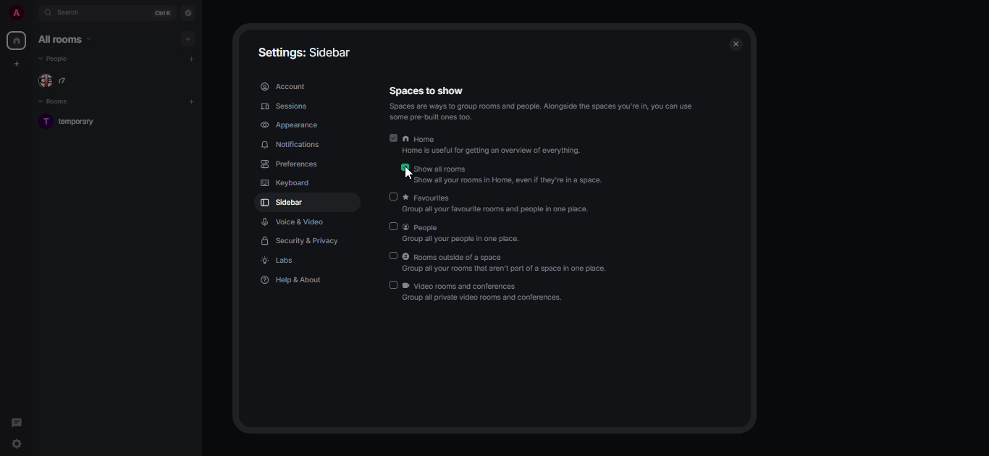 The height and width of the screenshot is (456, 989). Describe the element at coordinates (393, 138) in the screenshot. I see `enabled` at that location.